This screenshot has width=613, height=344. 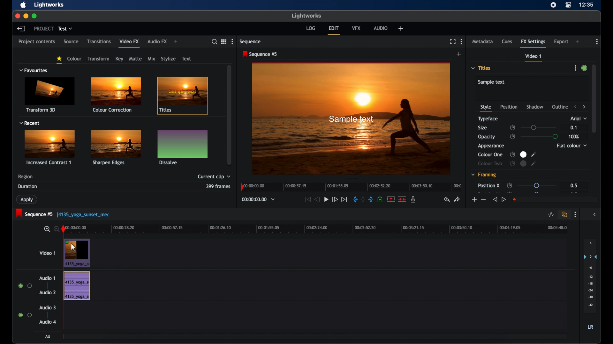 What do you see at coordinates (536, 186) in the screenshot?
I see `slider` at bounding box center [536, 186].